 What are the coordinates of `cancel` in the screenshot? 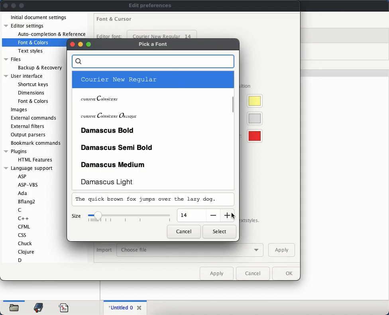 It's located at (184, 231).